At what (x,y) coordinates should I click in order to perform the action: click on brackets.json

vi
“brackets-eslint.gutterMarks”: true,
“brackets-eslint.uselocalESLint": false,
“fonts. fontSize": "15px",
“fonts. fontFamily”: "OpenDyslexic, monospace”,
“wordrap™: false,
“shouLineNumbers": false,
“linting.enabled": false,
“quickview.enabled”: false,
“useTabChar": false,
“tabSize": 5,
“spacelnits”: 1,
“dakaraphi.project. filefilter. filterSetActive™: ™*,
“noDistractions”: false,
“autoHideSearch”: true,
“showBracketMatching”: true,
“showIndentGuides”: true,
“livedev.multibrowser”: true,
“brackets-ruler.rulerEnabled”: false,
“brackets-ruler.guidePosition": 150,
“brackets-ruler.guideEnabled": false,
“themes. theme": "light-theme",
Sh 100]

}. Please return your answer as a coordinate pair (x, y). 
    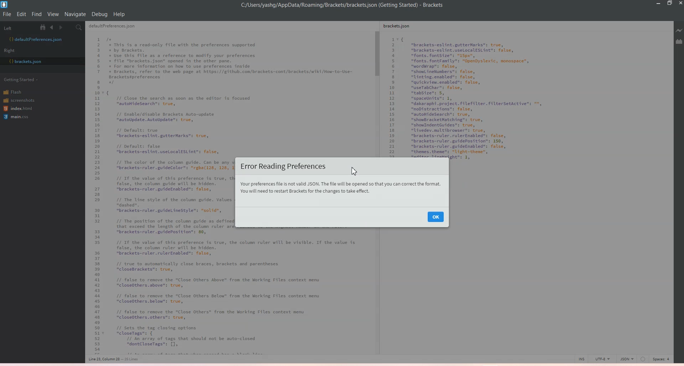
    Looking at the image, I should click on (484, 98).